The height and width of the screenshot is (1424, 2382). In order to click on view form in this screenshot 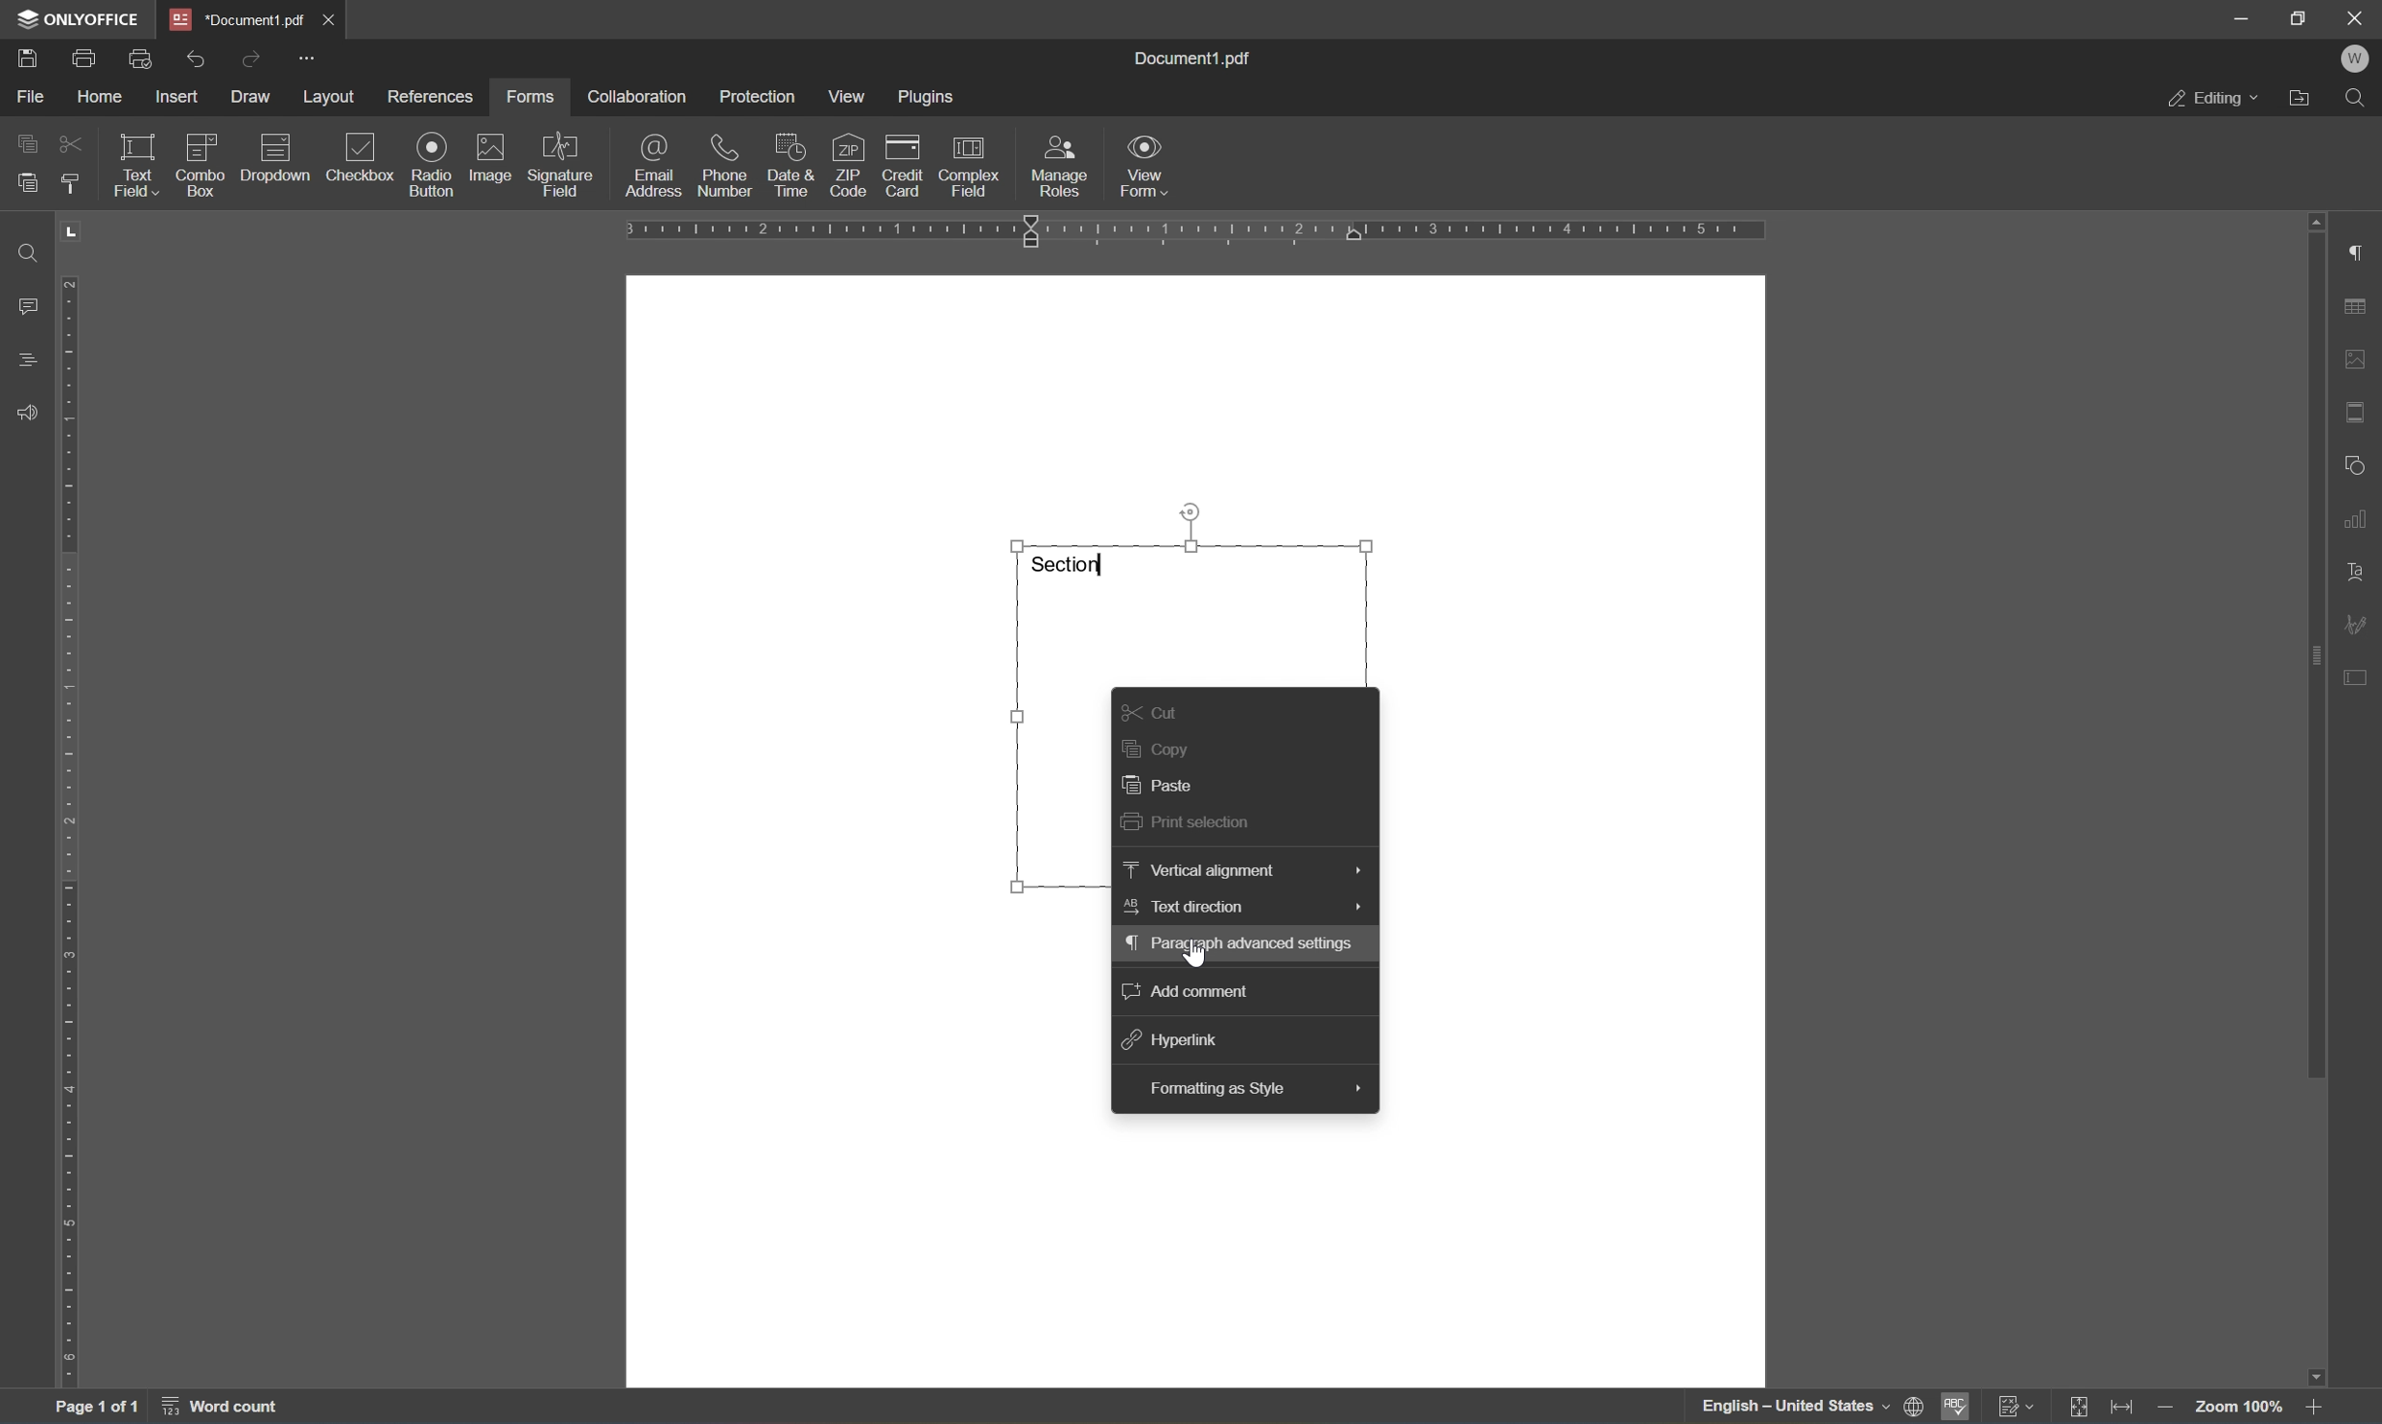, I will do `click(1155, 168)`.